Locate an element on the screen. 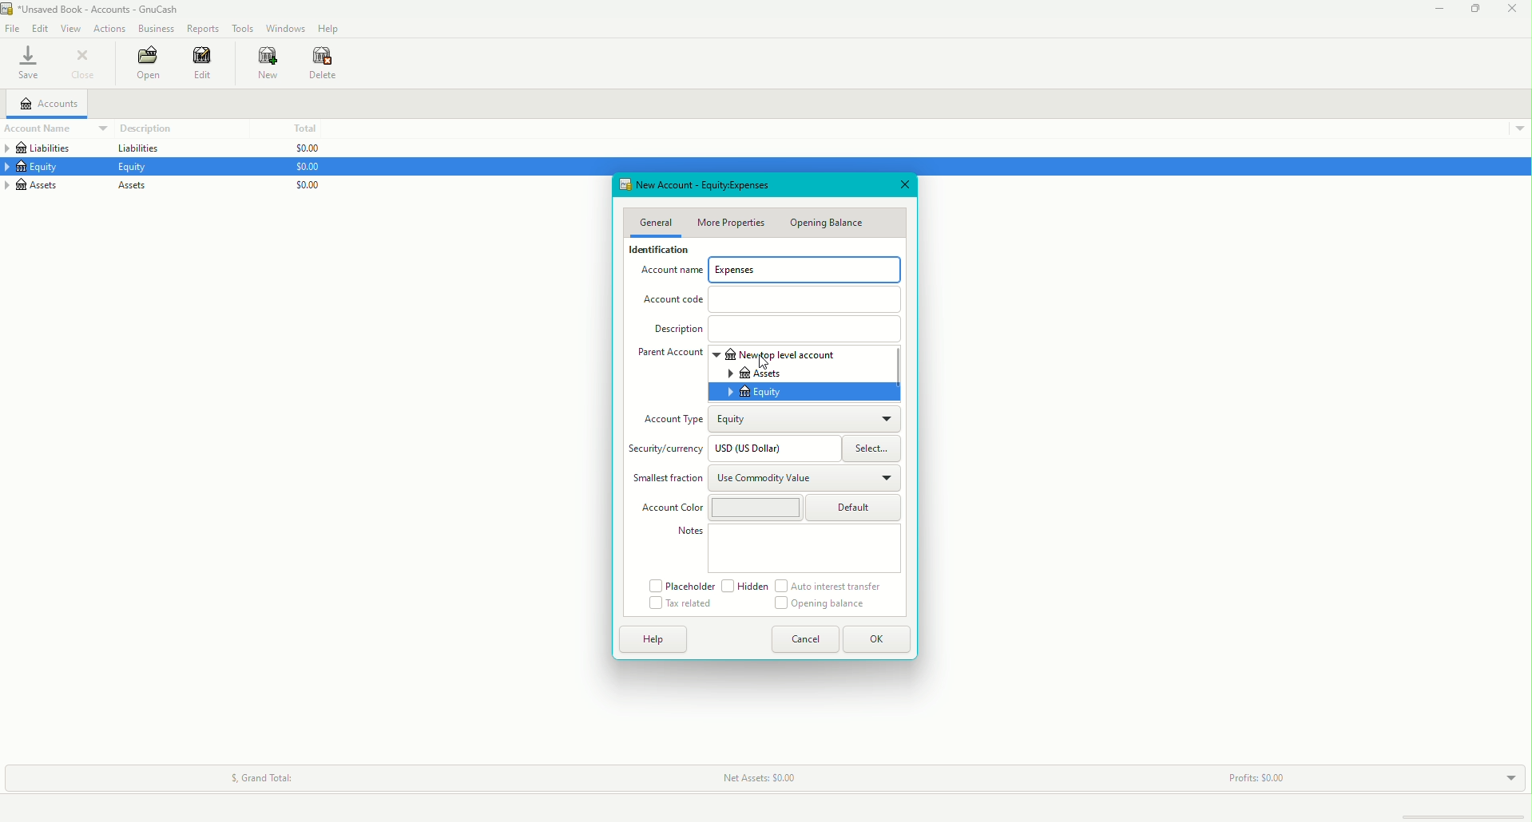 This screenshot has height=822, width=1532. Use Commodity Value is located at coordinates (806, 479).